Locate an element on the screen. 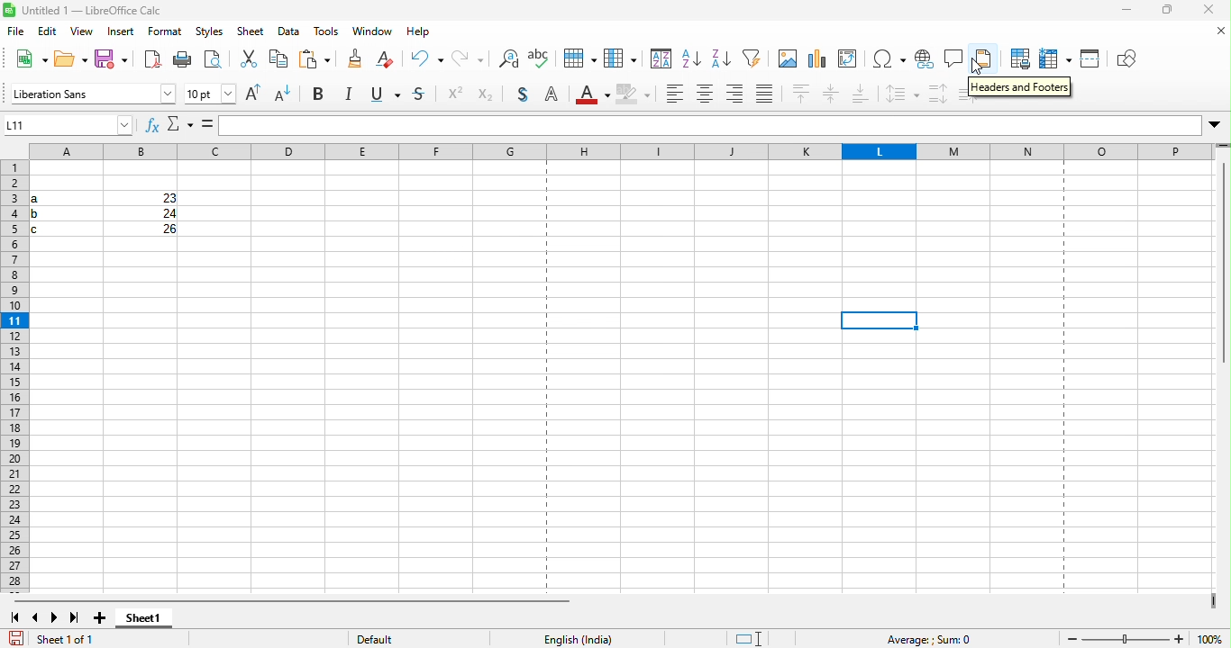 This screenshot has height=648, width=1231. freeze row and column is located at coordinates (1050, 58).